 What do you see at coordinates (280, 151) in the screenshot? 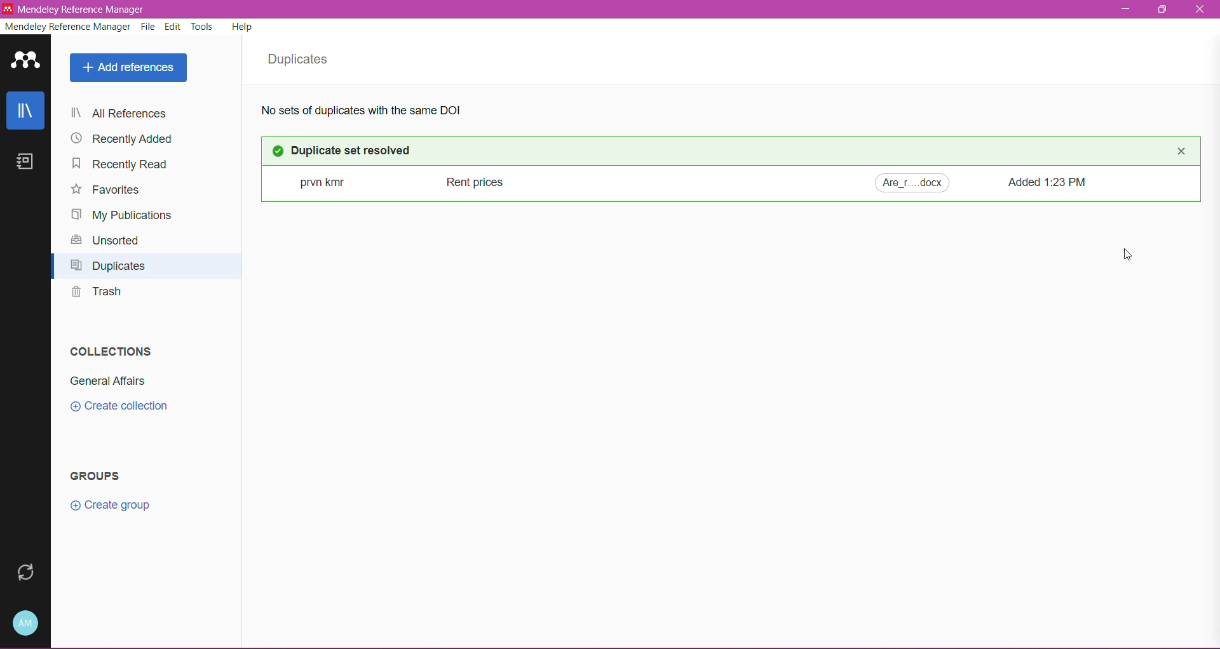
I see `icon` at bounding box center [280, 151].